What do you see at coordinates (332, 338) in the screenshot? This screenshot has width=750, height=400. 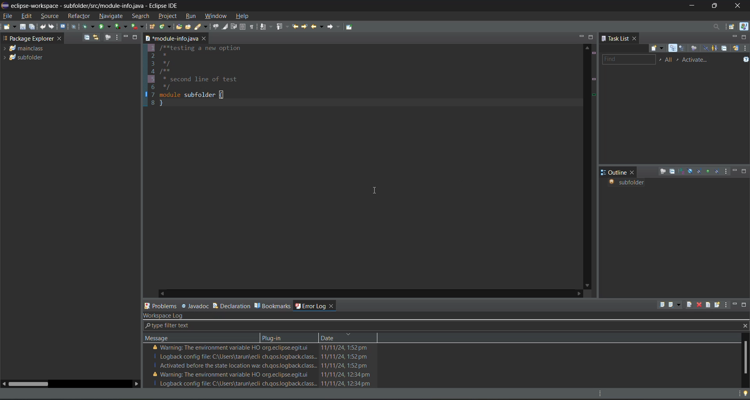 I see `date` at bounding box center [332, 338].